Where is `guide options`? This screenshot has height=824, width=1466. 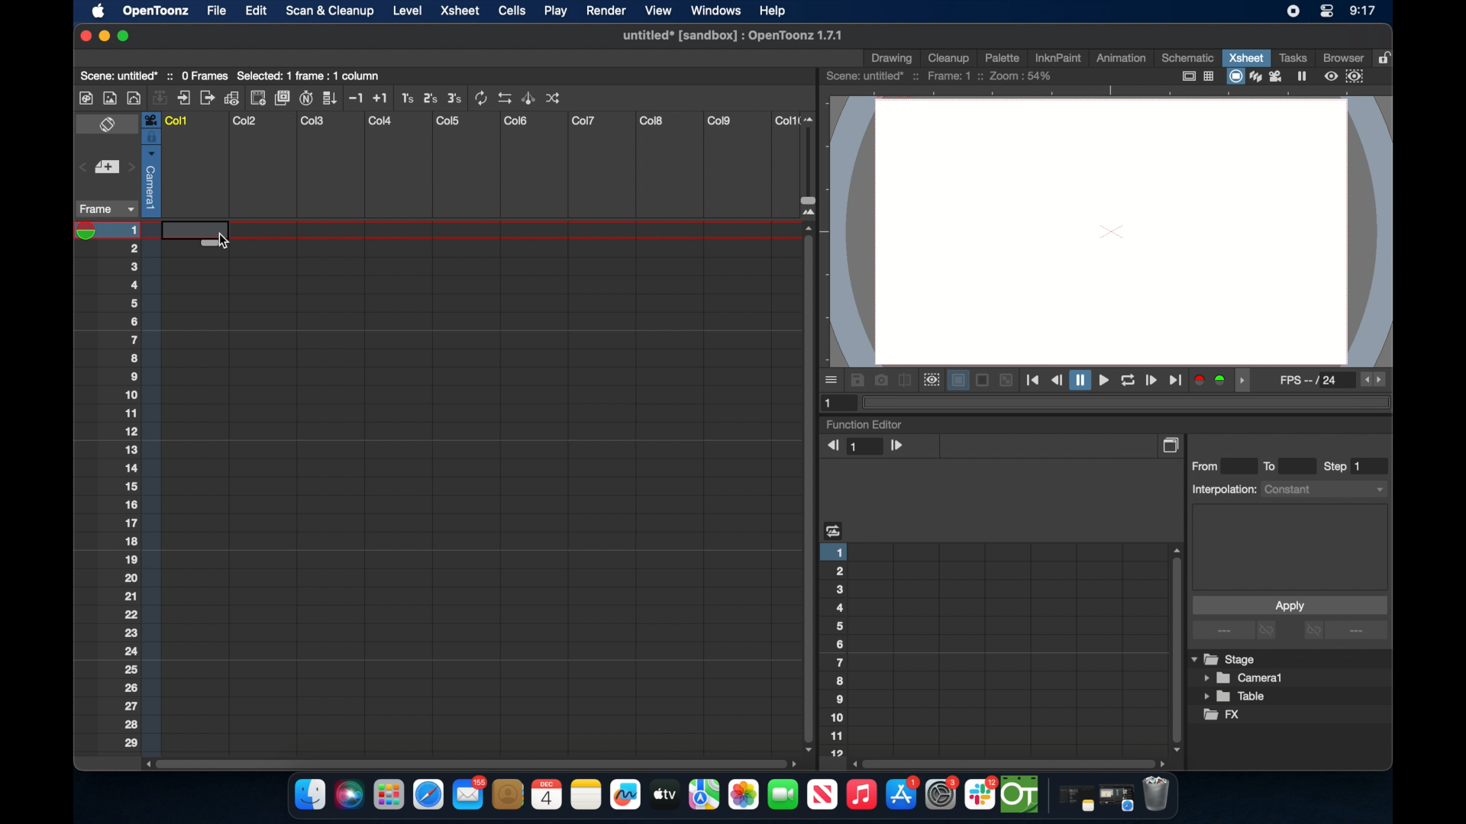
guide options is located at coordinates (1196, 76).